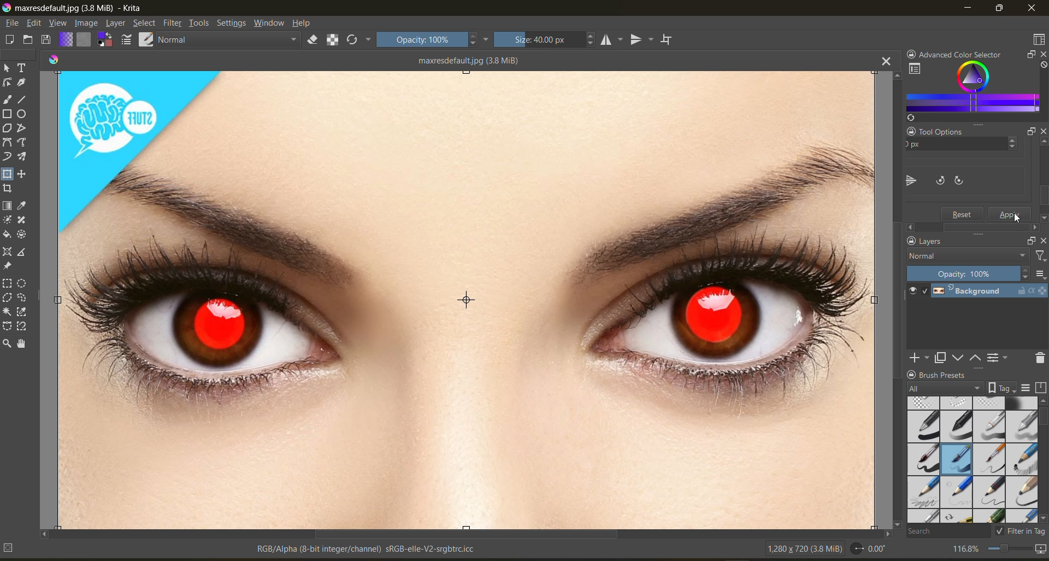  I want to click on vertical  mirror tool, so click(643, 38).